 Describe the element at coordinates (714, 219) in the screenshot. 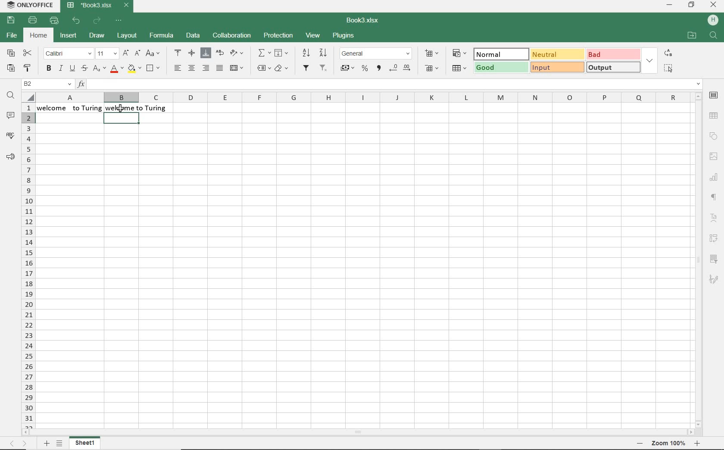

I see `text art` at that location.